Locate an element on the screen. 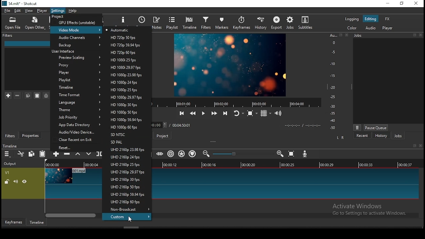 Image resolution: width=425 pixels, height=239 pixels. Go to settings to active Windows. is located at coordinates (369, 214).